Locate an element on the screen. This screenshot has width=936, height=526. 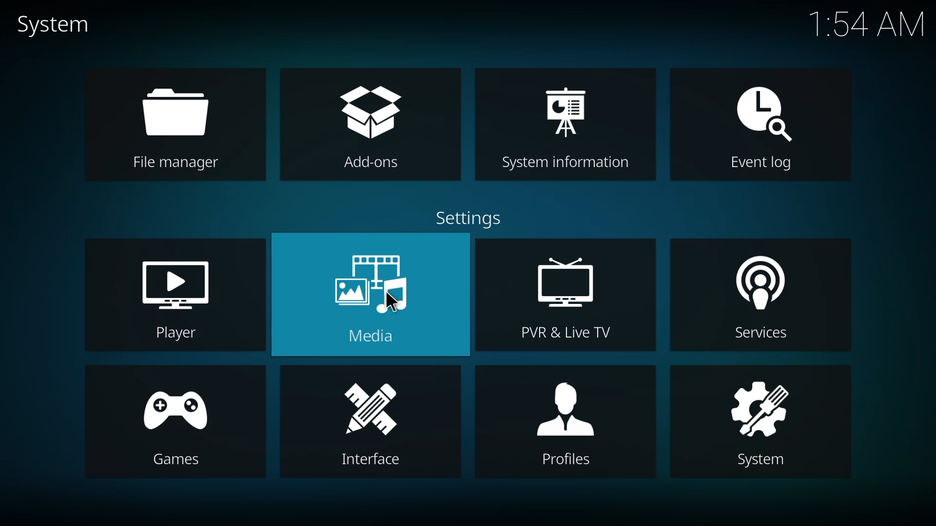
settings is located at coordinates (469, 220).